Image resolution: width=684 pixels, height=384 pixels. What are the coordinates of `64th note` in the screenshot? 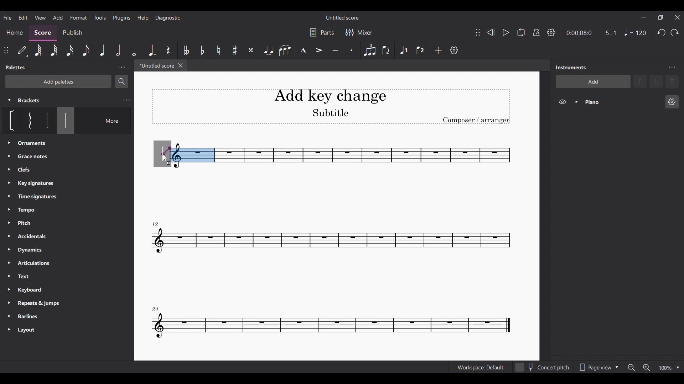 It's located at (38, 50).